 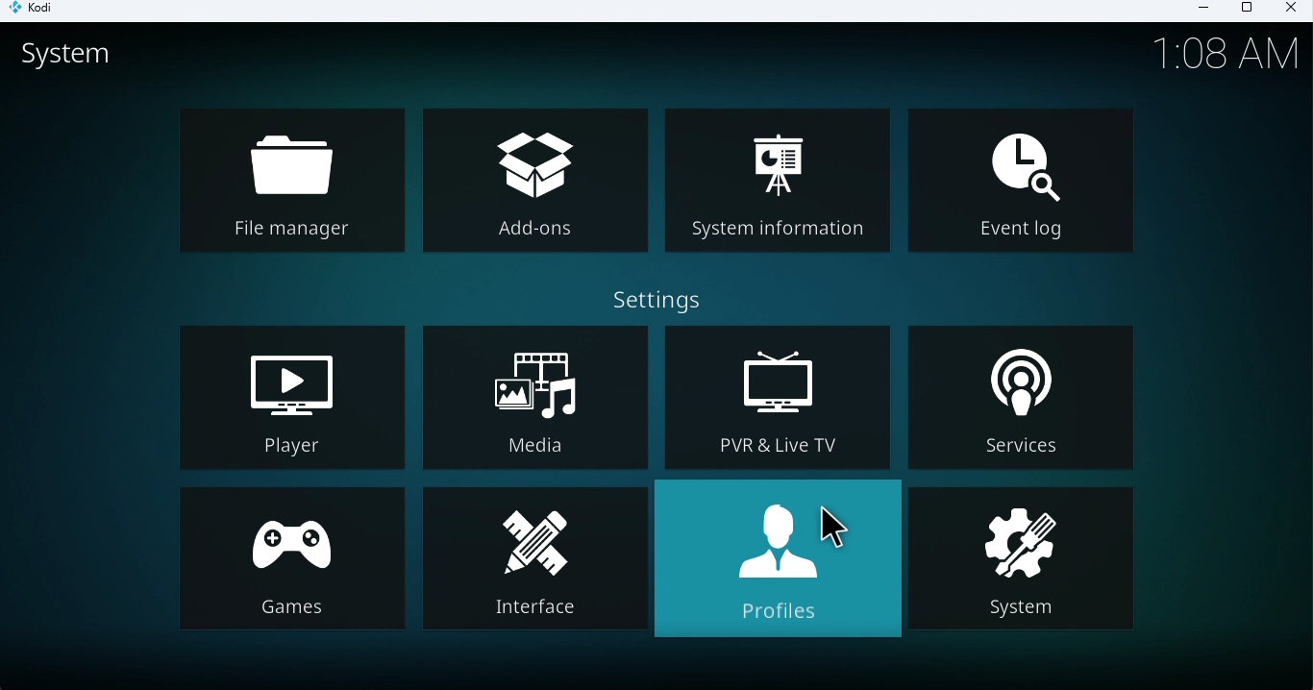 I want to click on Maximize, so click(x=1246, y=12).